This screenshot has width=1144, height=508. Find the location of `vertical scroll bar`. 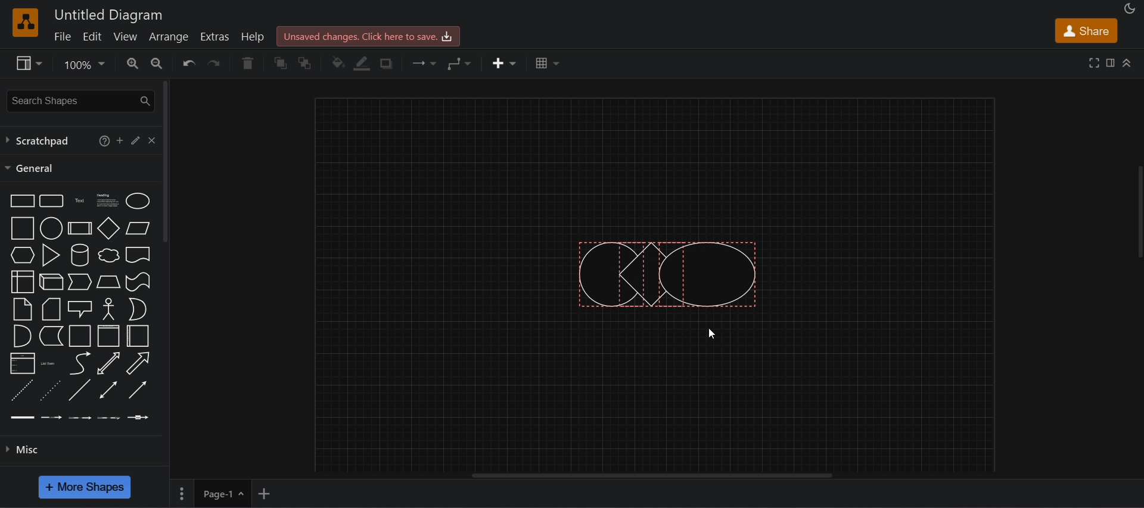

vertical scroll bar is located at coordinates (166, 162).